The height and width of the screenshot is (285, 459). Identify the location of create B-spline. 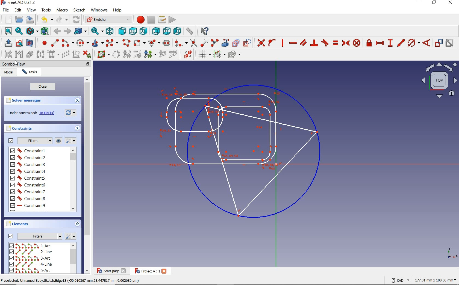
(111, 43).